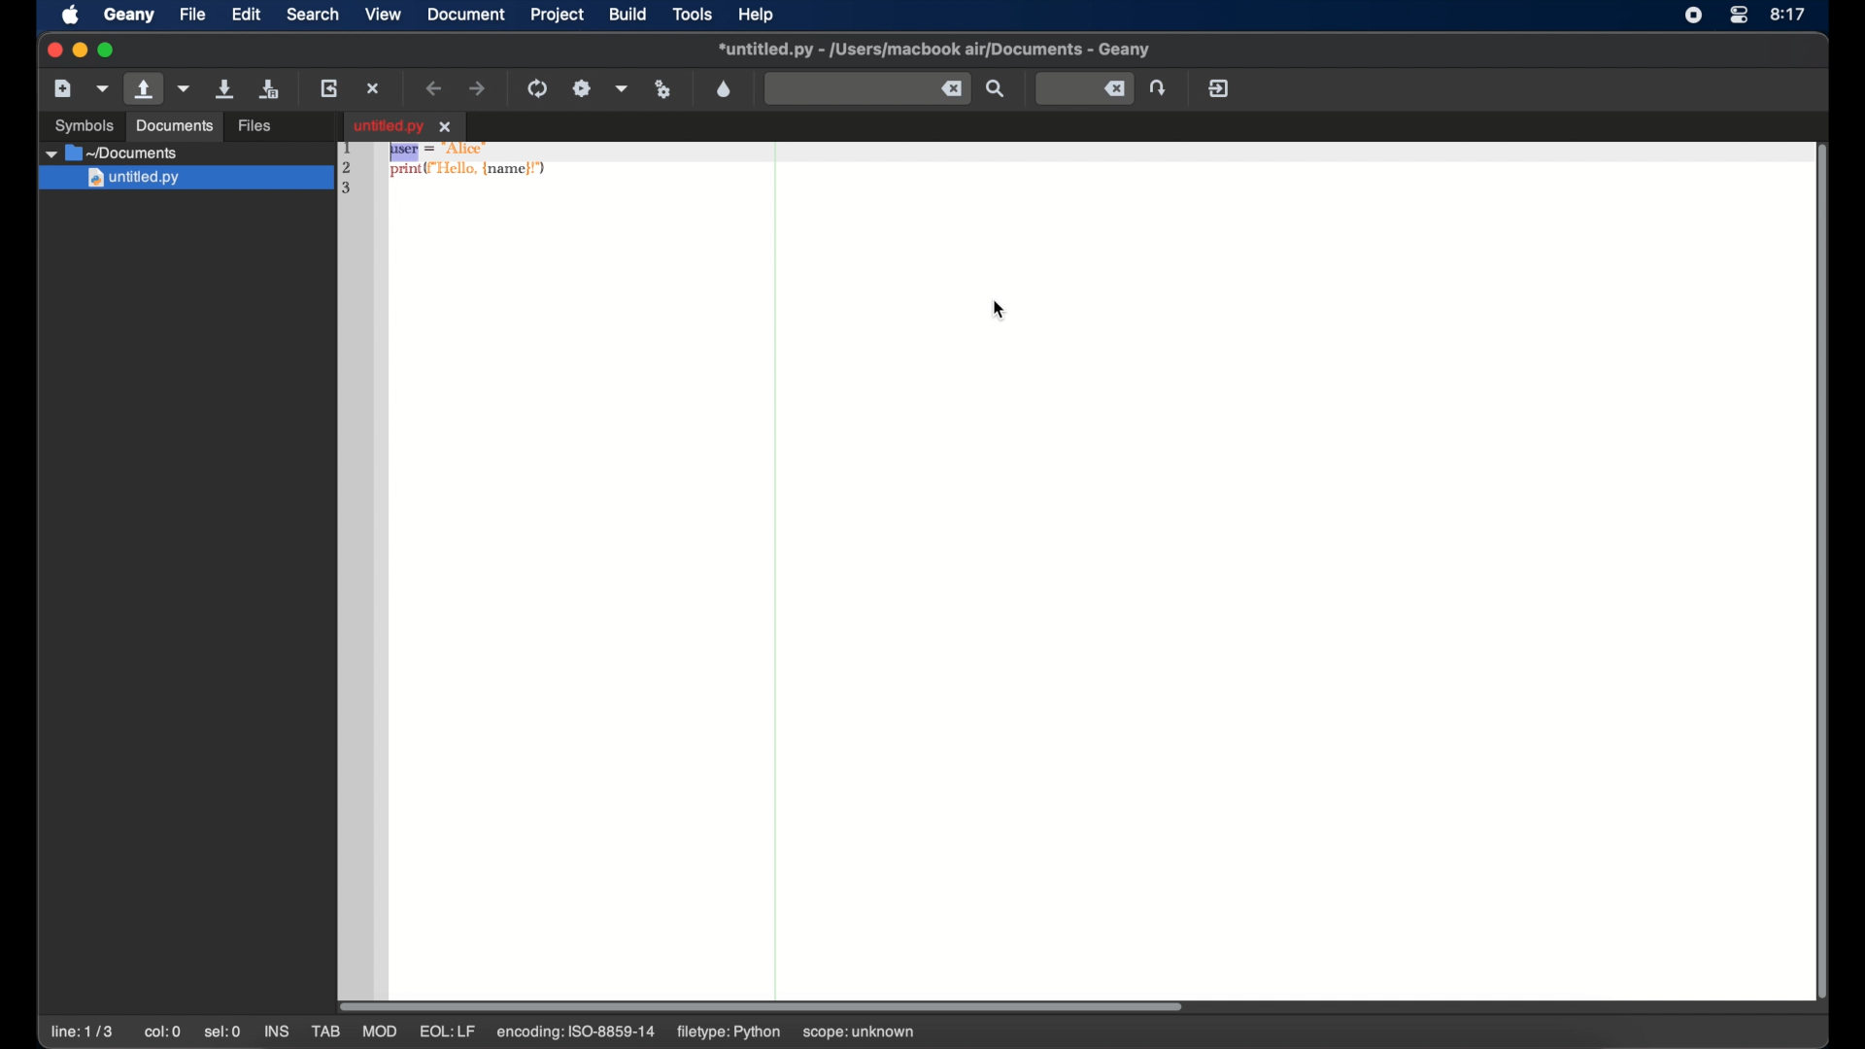 The width and height of the screenshot is (1865, 1049). What do you see at coordinates (728, 1036) in the screenshot?
I see `filetype: python` at bounding box center [728, 1036].